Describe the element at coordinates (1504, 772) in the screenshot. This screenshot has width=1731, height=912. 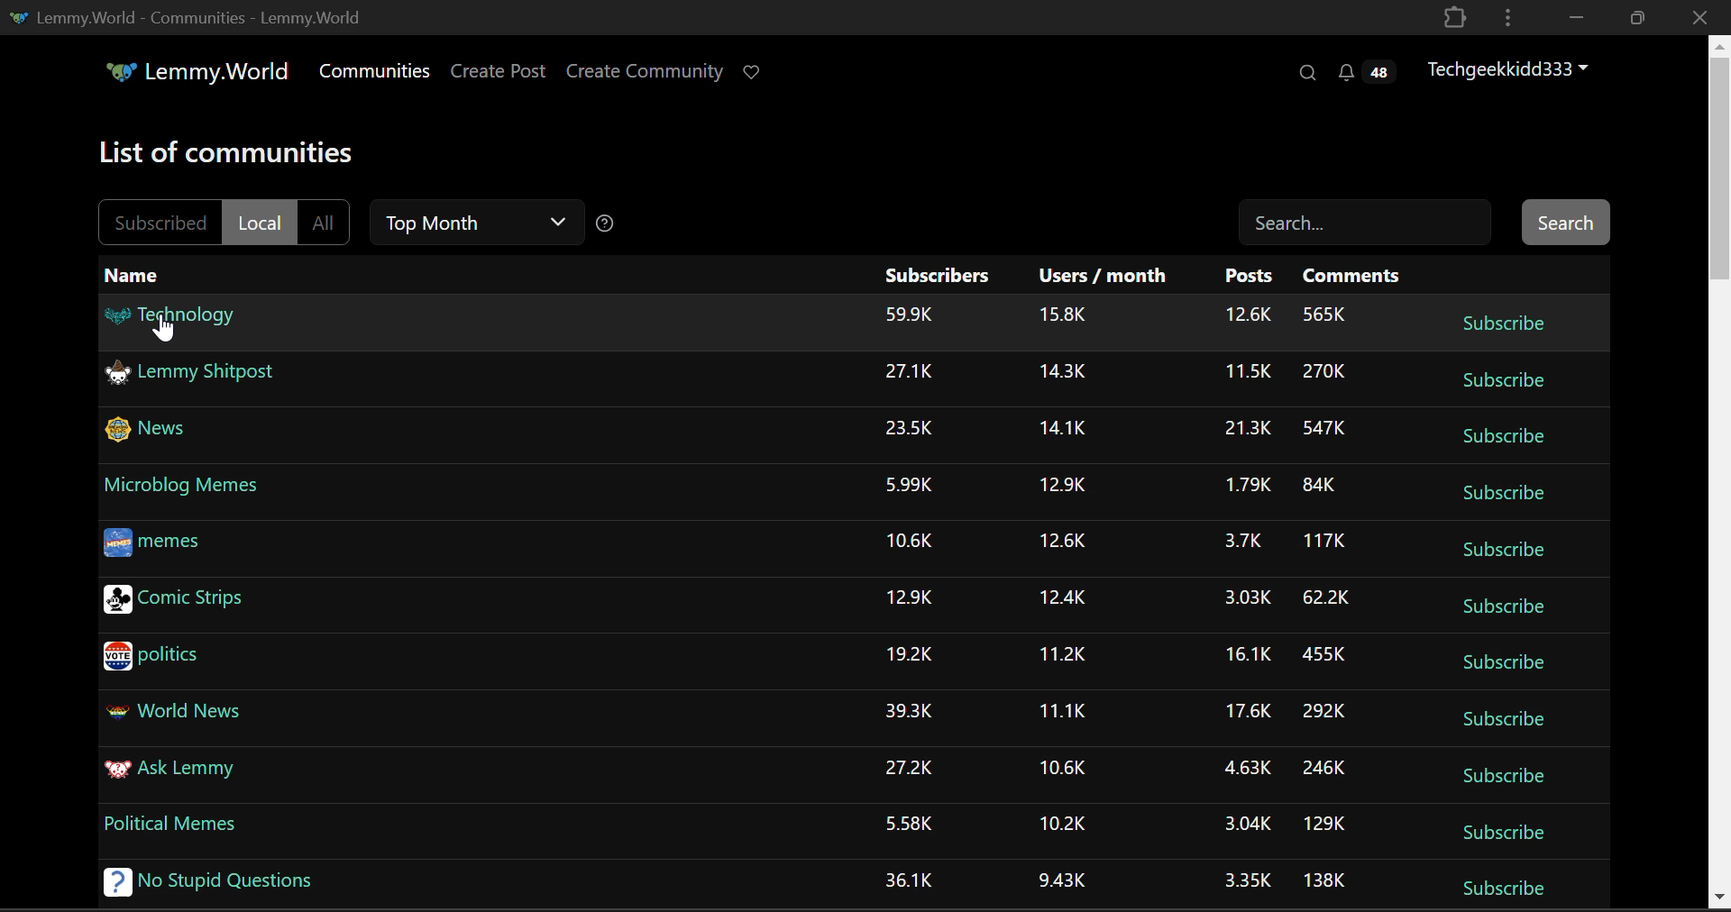
I see `Subscribe` at that location.